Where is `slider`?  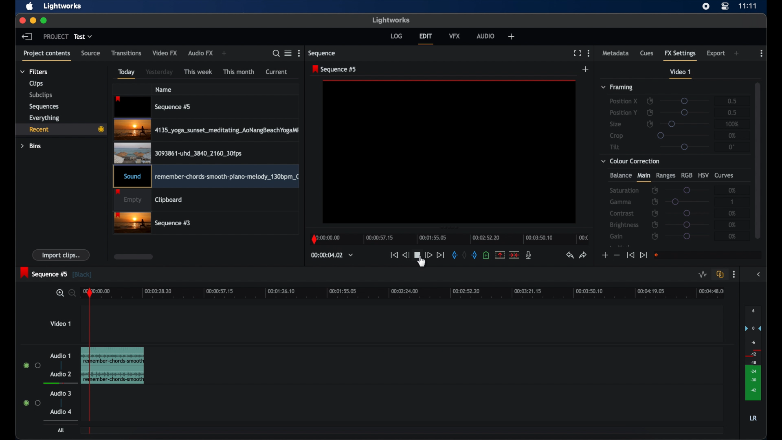 slider is located at coordinates (687, 189).